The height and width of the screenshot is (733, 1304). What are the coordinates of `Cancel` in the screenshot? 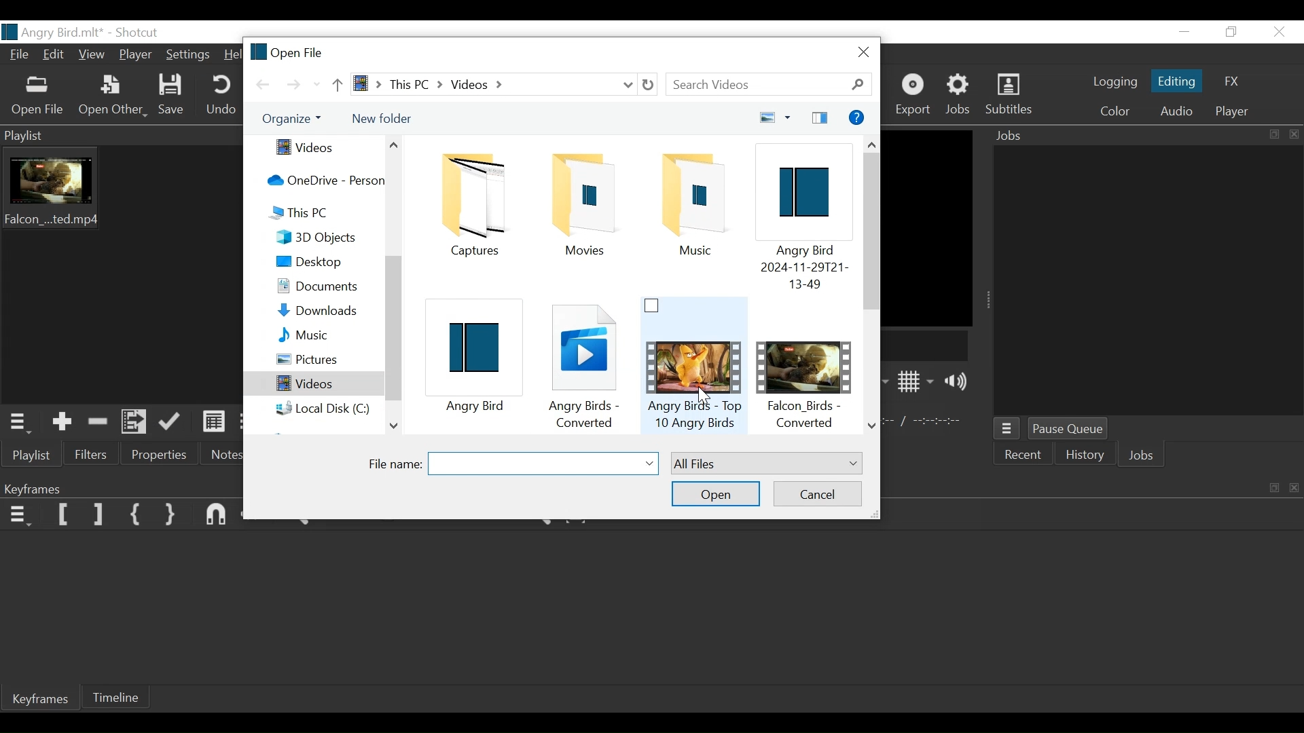 It's located at (817, 496).